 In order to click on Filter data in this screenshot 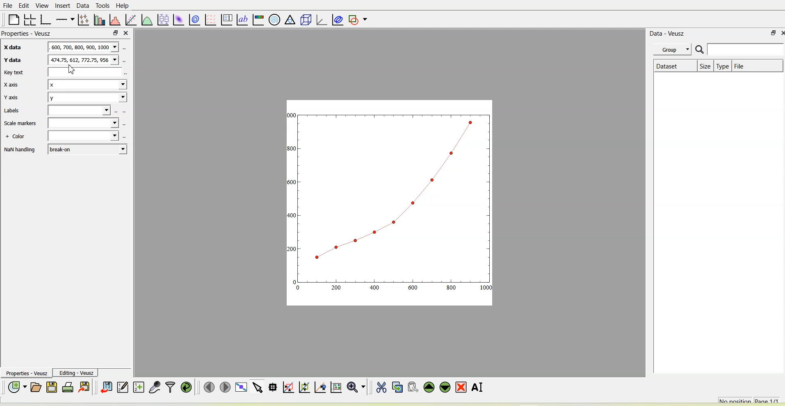, I will do `click(170, 388)`.